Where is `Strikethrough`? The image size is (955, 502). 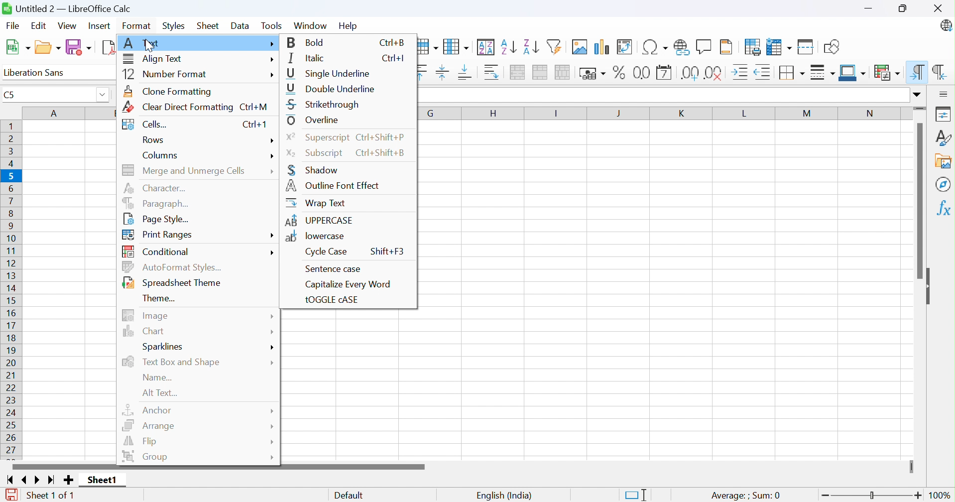 Strikethrough is located at coordinates (326, 105).